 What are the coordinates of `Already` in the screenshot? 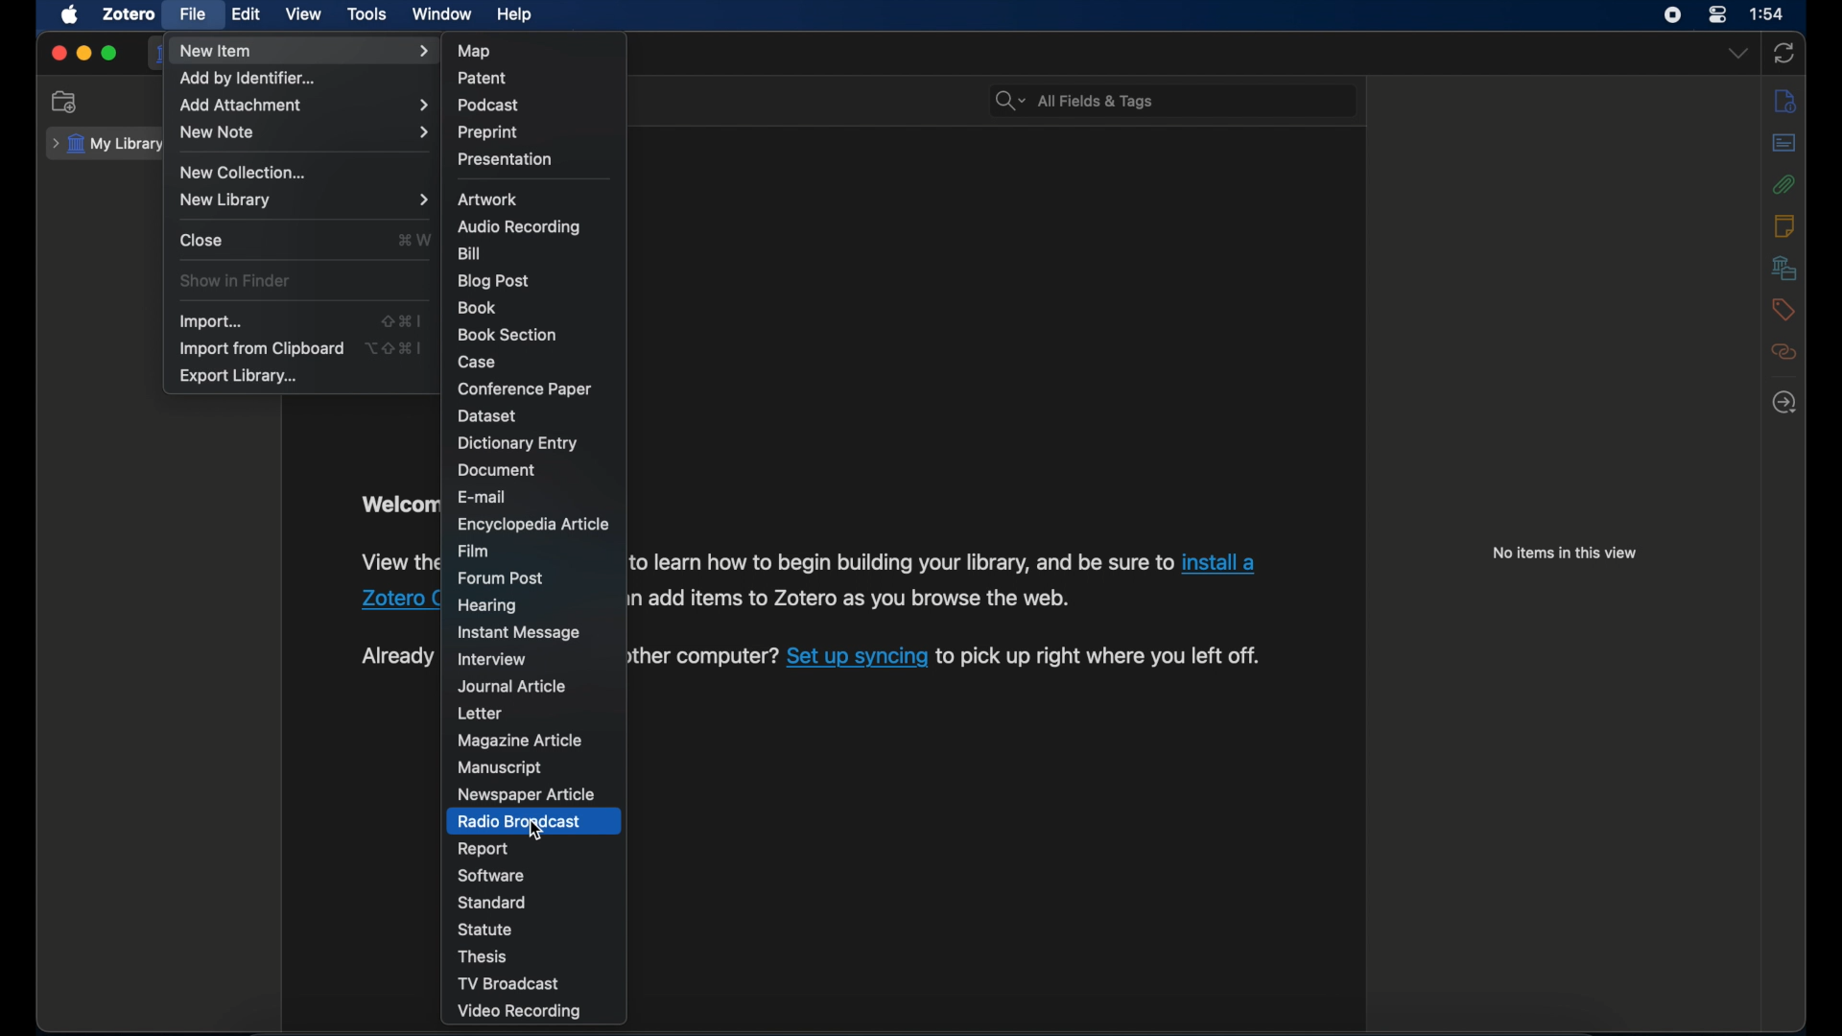 It's located at (395, 655).